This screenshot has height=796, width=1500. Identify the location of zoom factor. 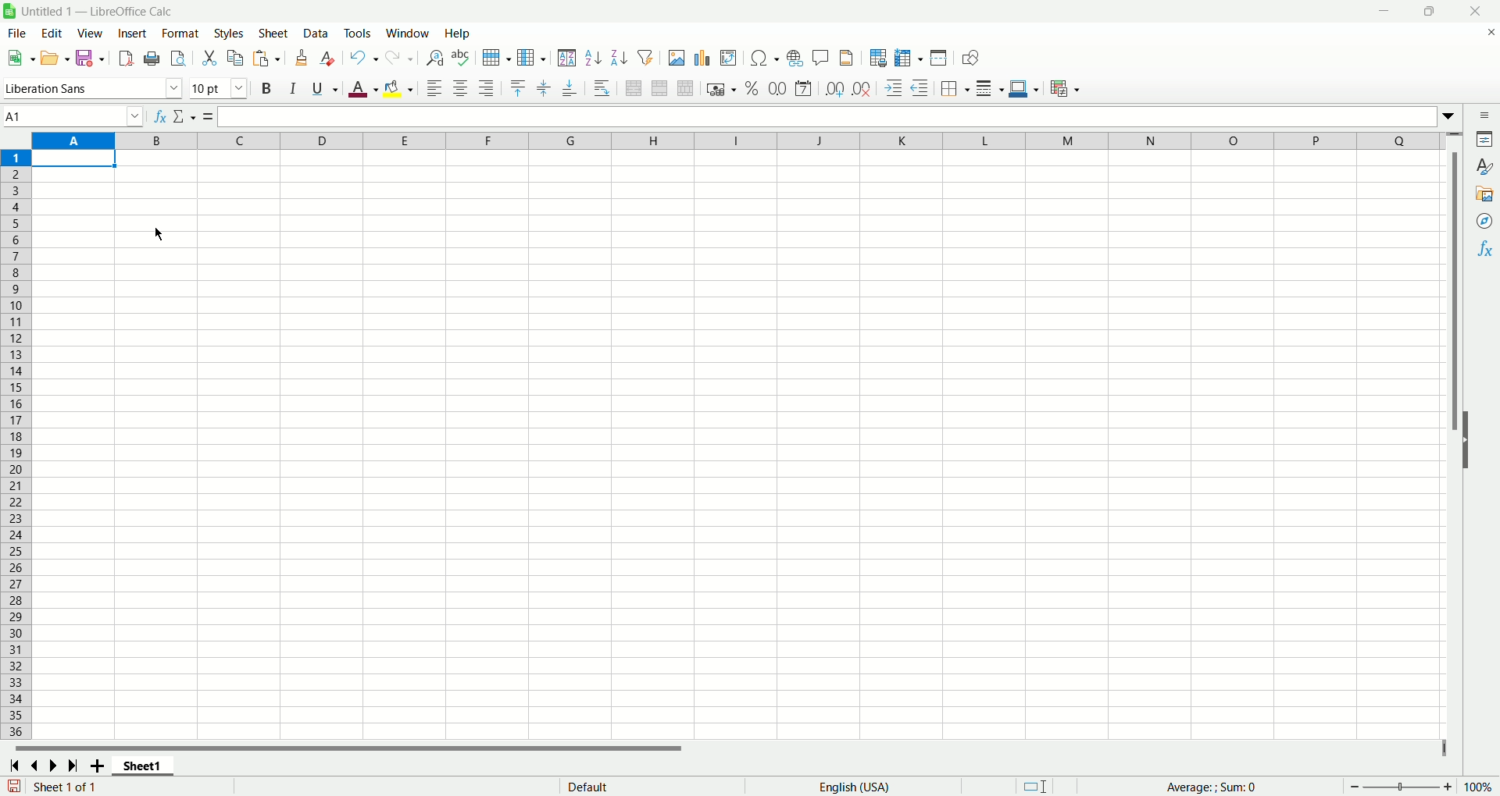
(1419, 785).